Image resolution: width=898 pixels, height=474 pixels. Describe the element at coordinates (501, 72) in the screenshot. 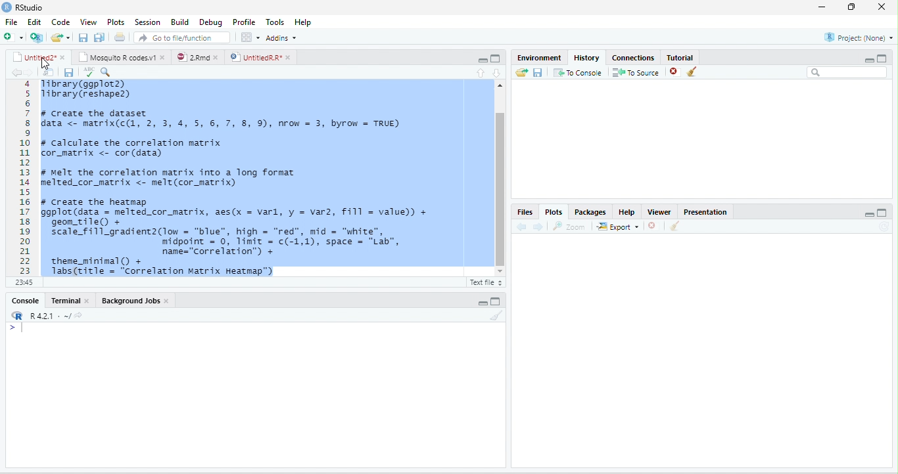

I see `` at that location.